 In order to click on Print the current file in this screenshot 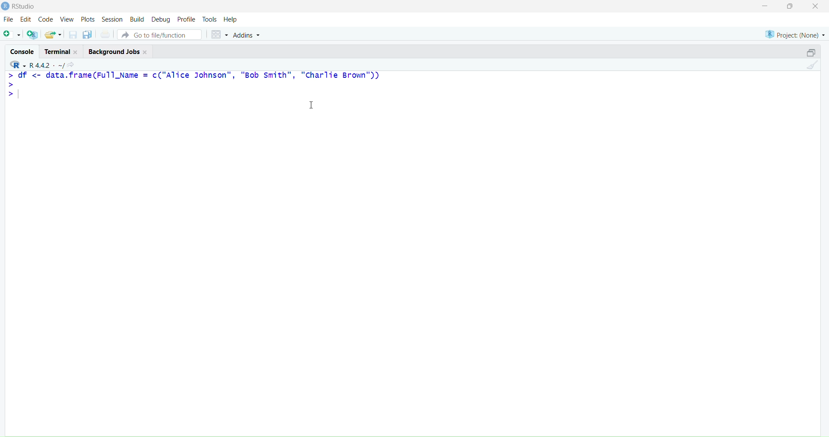, I will do `click(104, 35)`.